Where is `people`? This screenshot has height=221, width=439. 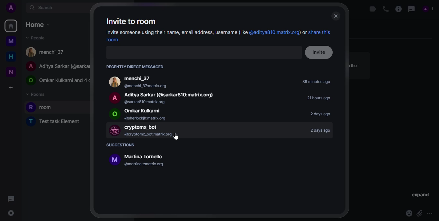
people is located at coordinates (39, 38).